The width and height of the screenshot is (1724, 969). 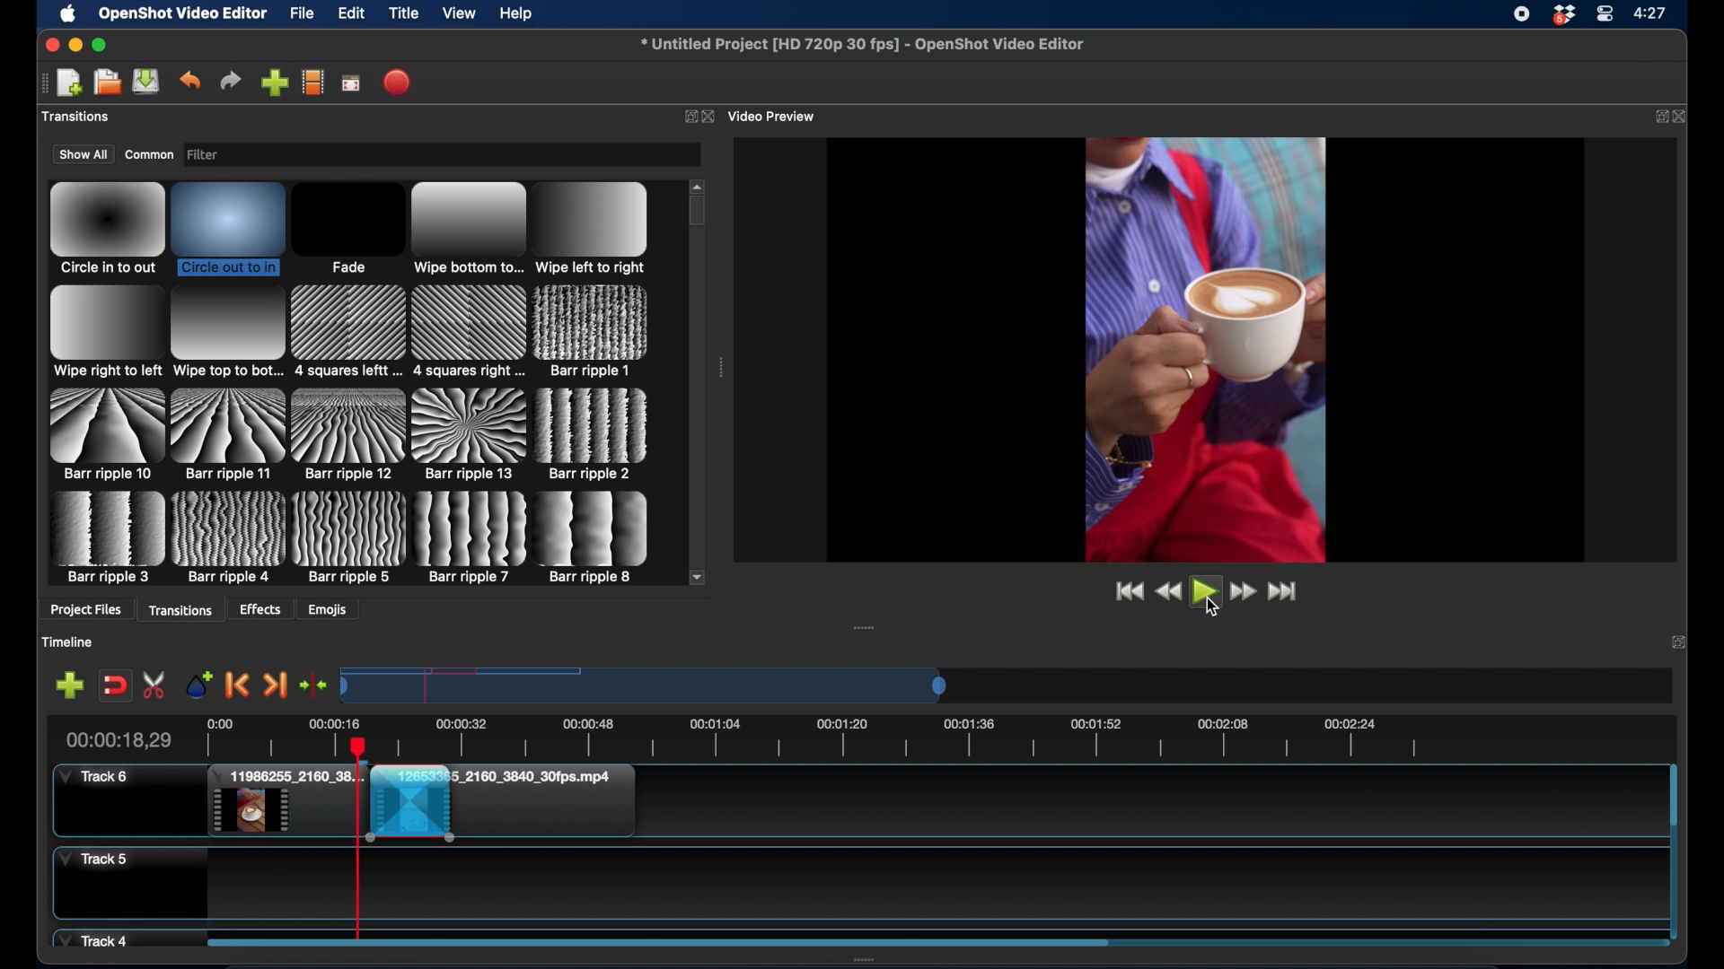 What do you see at coordinates (69, 83) in the screenshot?
I see `open project` at bounding box center [69, 83].